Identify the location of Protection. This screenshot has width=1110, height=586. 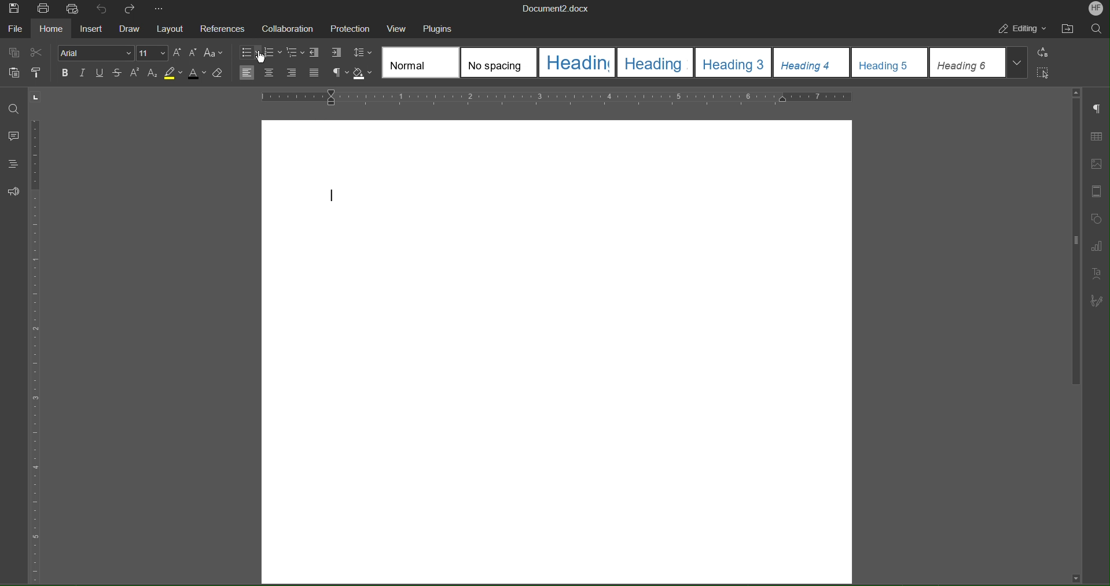
(351, 28).